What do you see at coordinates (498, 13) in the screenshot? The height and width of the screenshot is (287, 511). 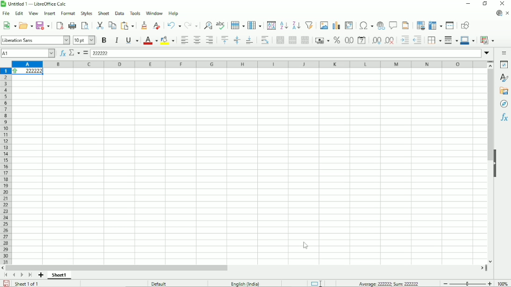 I see `Update available` at bounding box center [498, 13].